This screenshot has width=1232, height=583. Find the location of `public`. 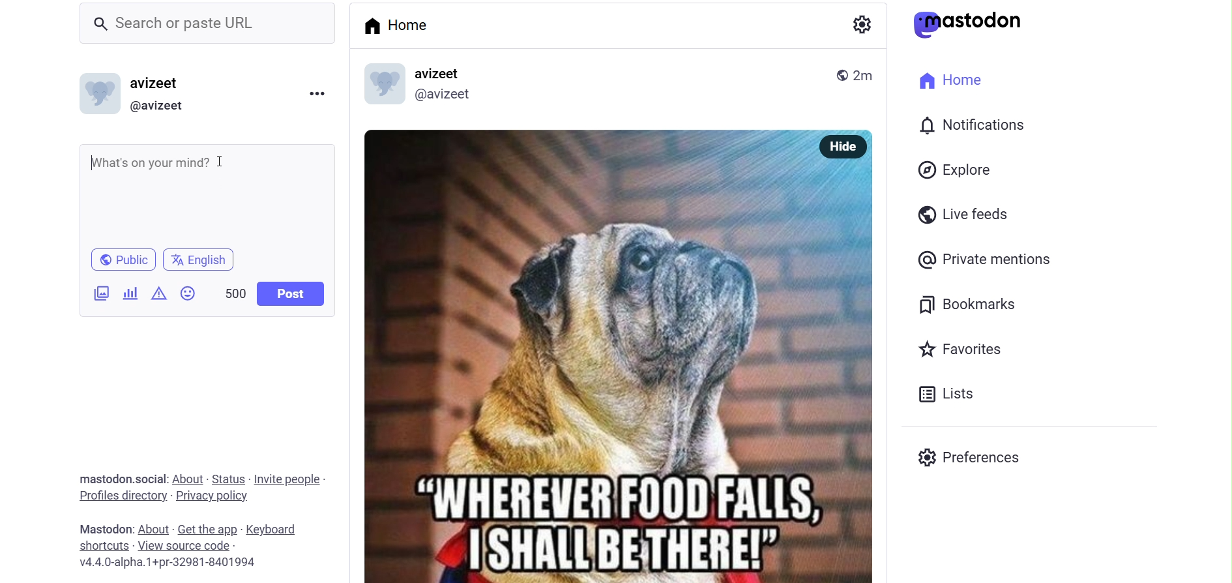

public is located at coordinates (120, 259).